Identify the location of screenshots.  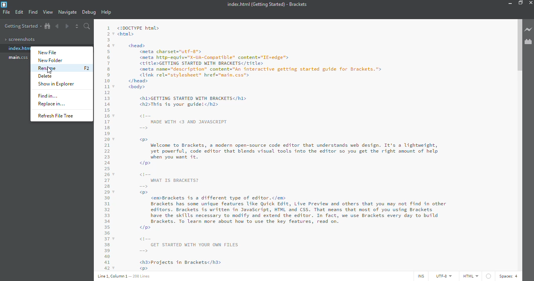
(22, 40).